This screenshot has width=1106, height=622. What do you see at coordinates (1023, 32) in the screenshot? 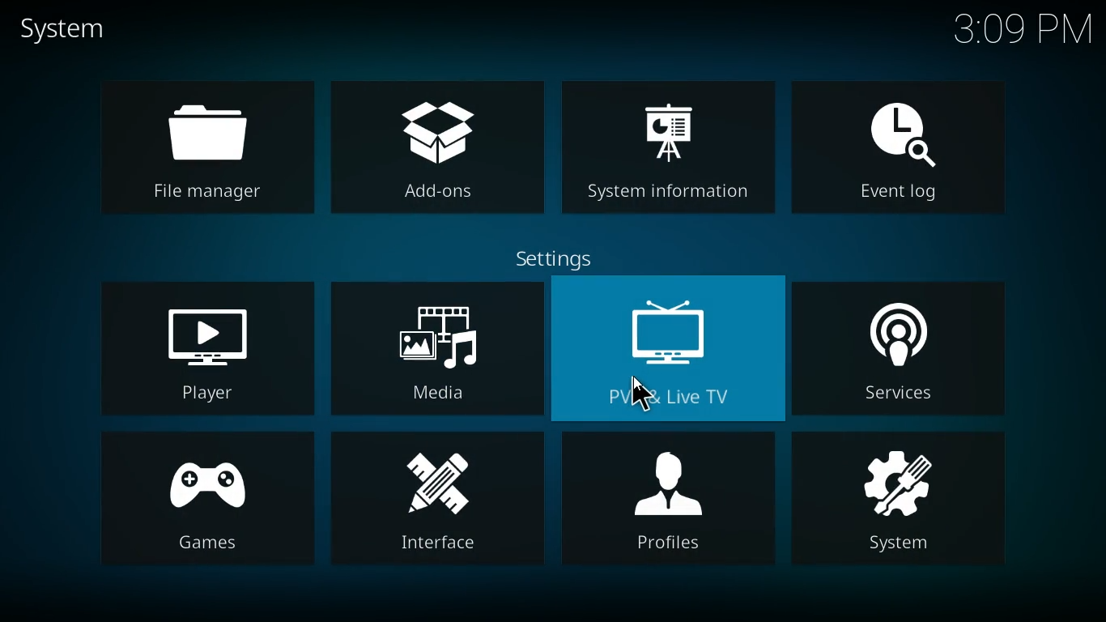
I see `time` at bounding box center [1023, 32].